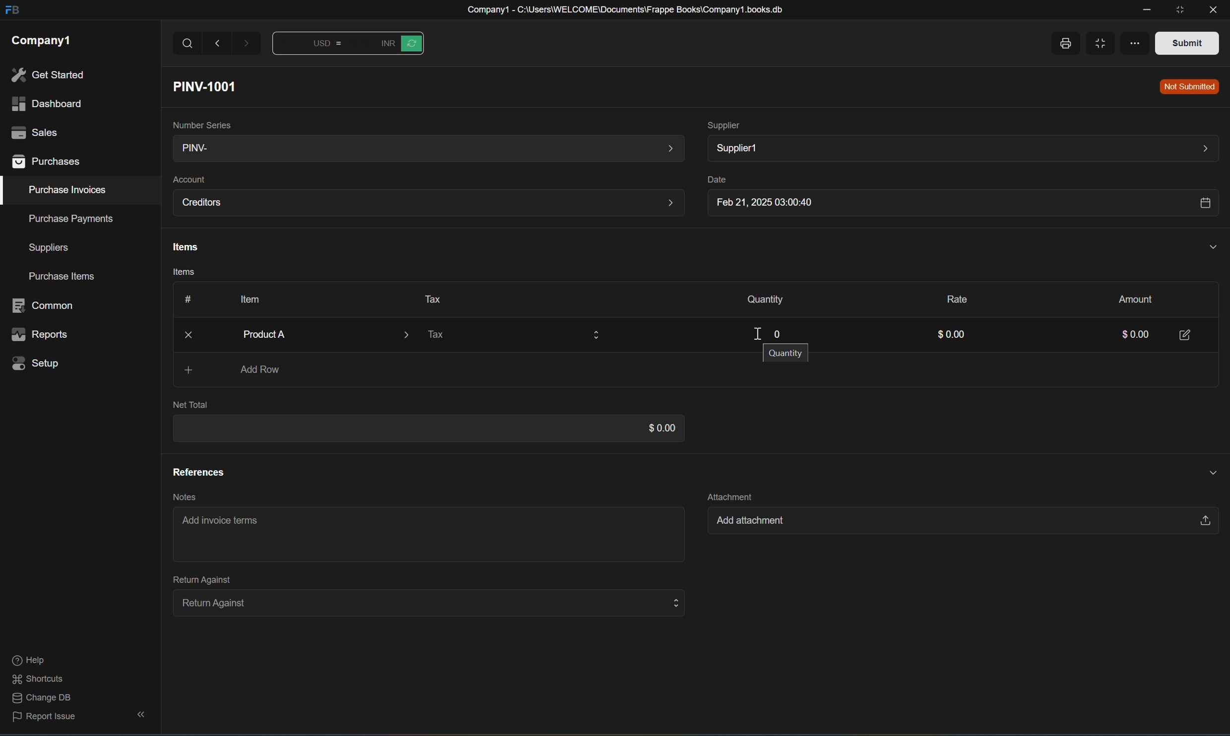  I want to click on Item, so click(246, 299).